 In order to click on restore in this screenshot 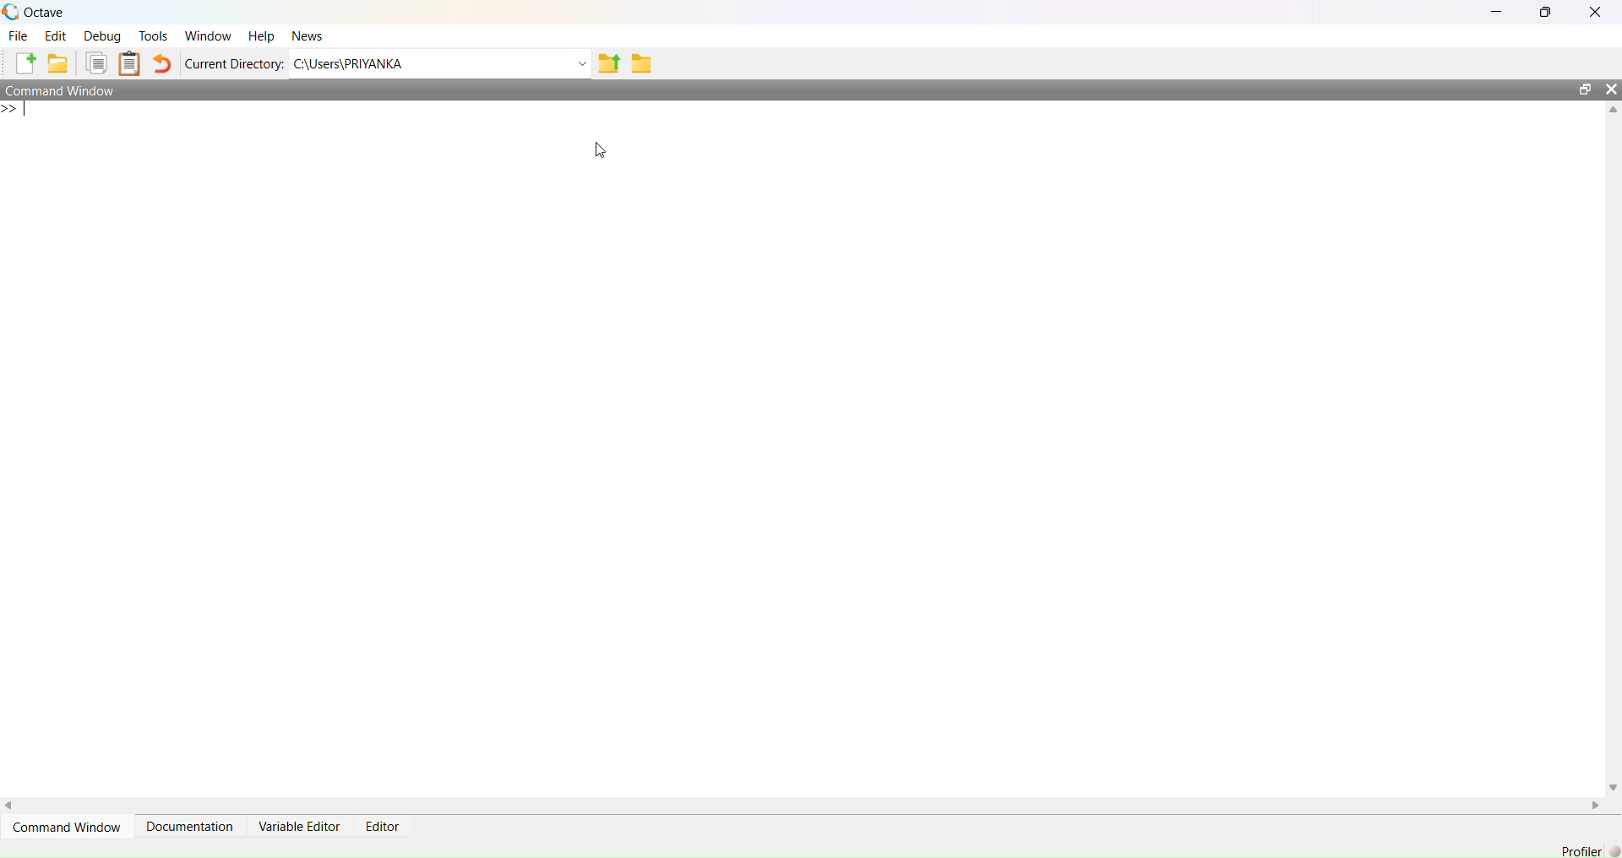, I will do `click(1546, 13)`.